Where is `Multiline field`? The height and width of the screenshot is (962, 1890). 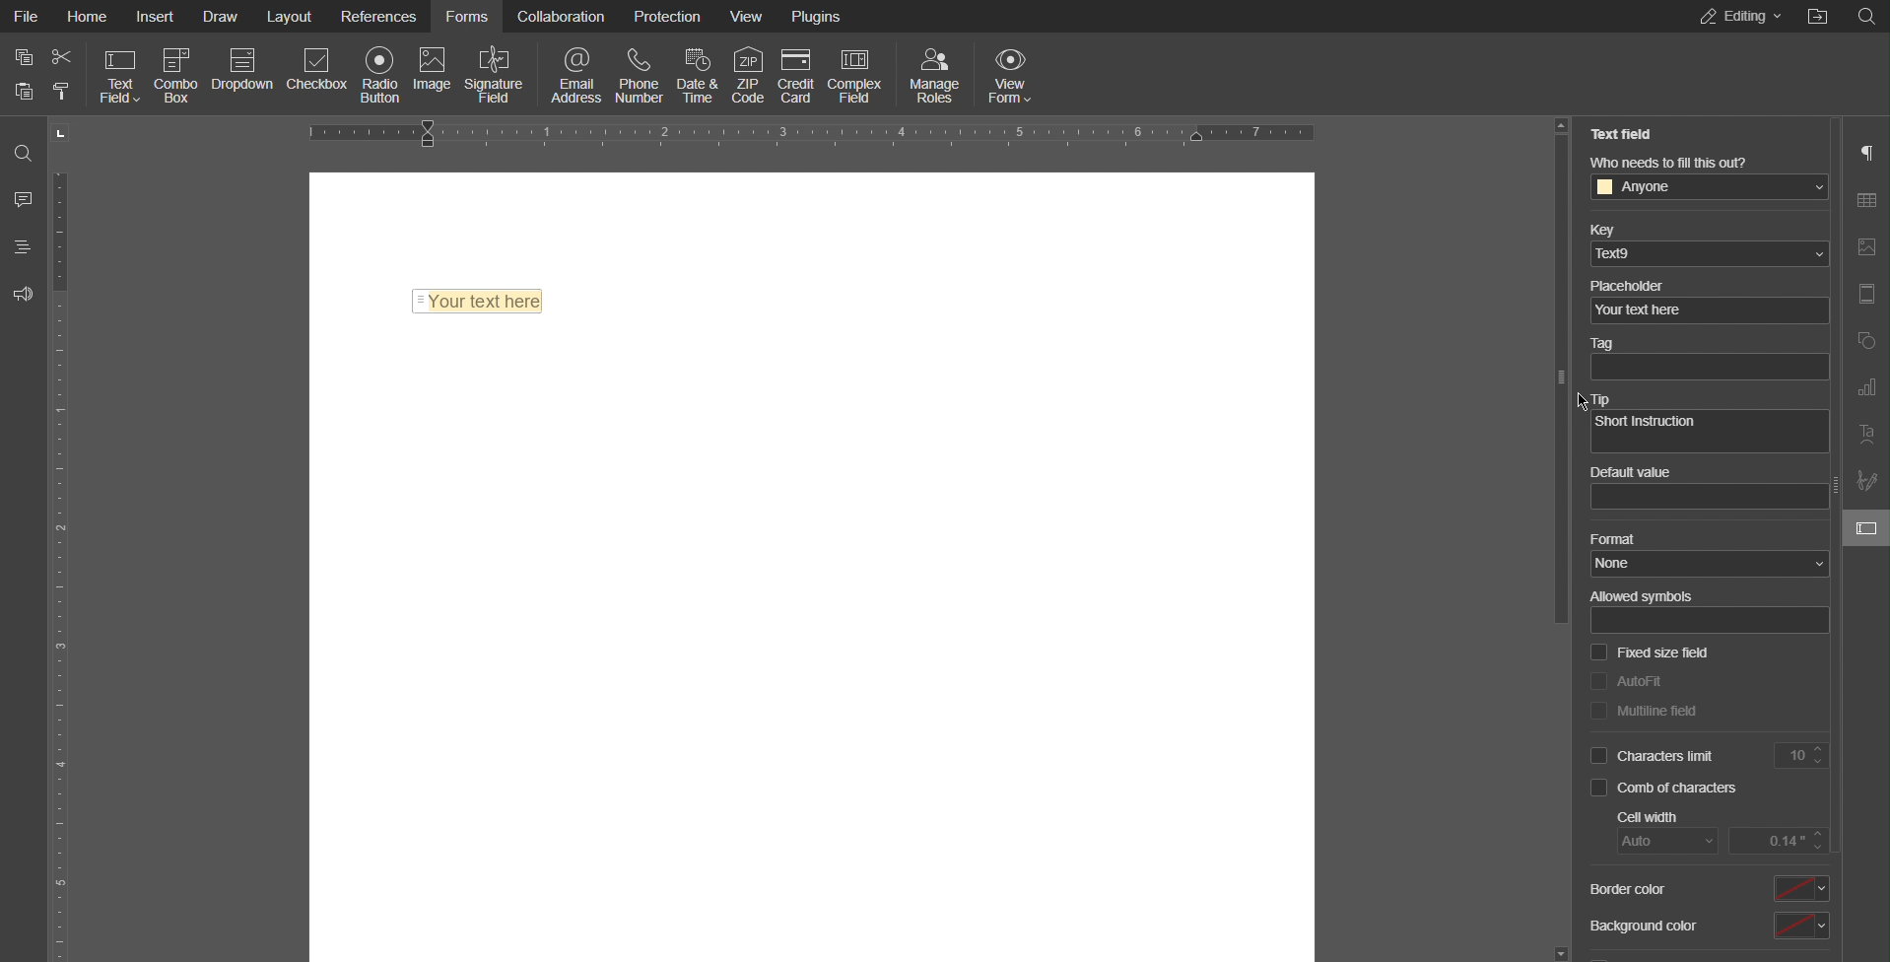
Multiline field is located at coordinates (1657, 709).